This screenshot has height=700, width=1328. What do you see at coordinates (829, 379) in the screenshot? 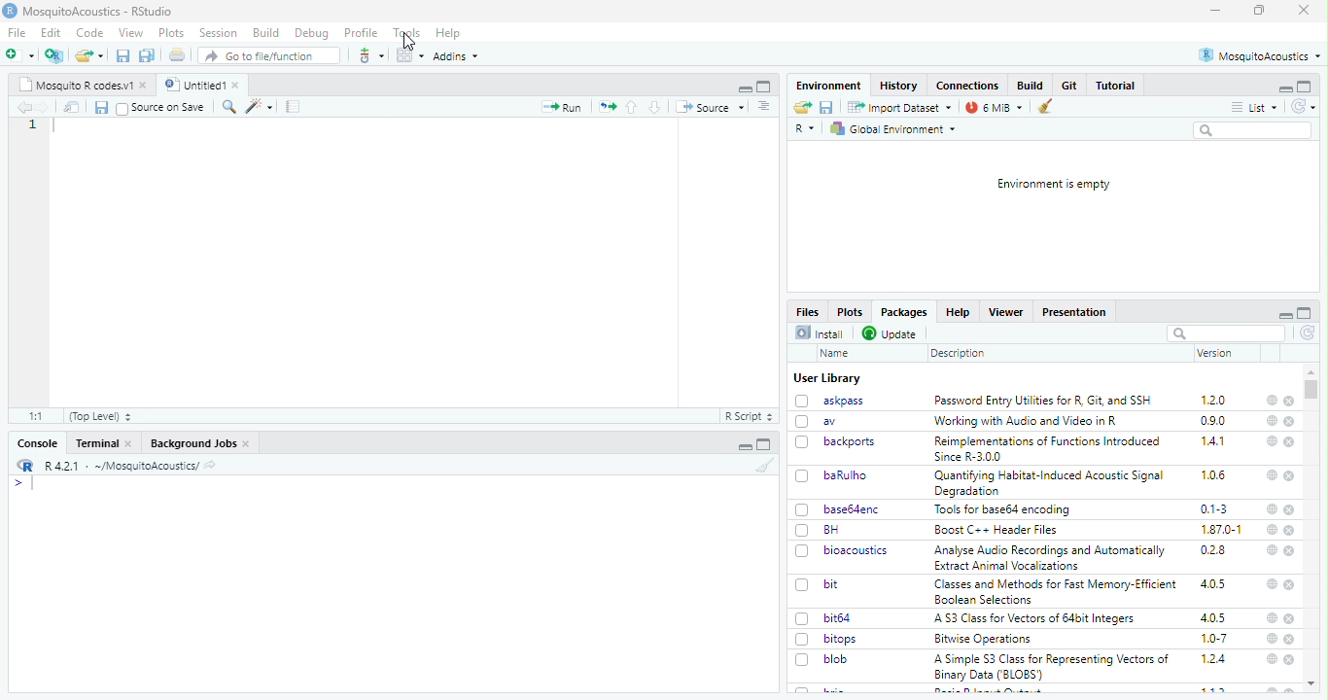
I see `User Library` at bounding box center [829, 379].